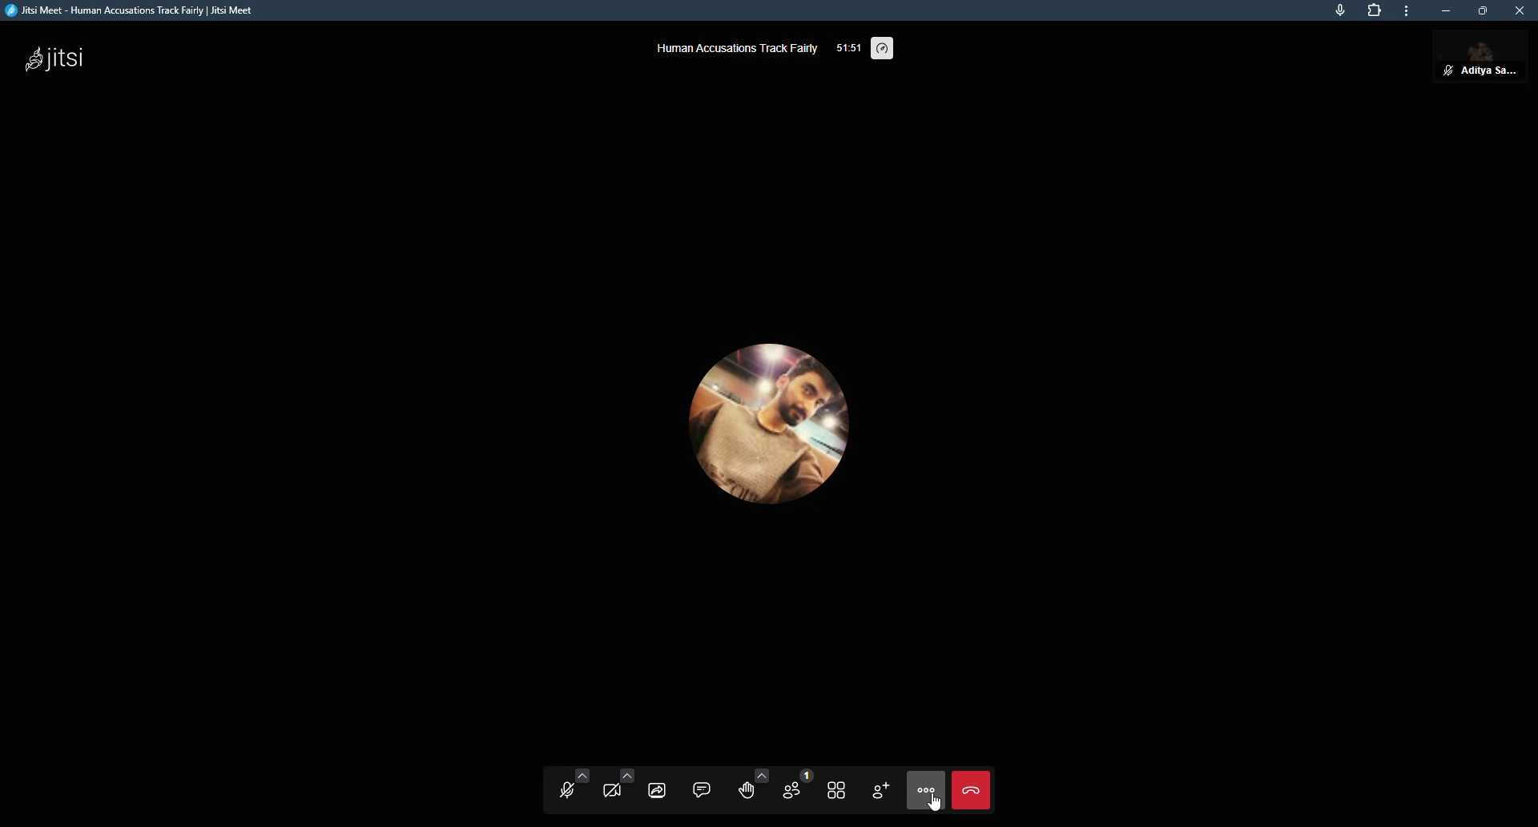 This screenshot has width=1538, height=827. I want to click on maximize, so click(1484, 10).